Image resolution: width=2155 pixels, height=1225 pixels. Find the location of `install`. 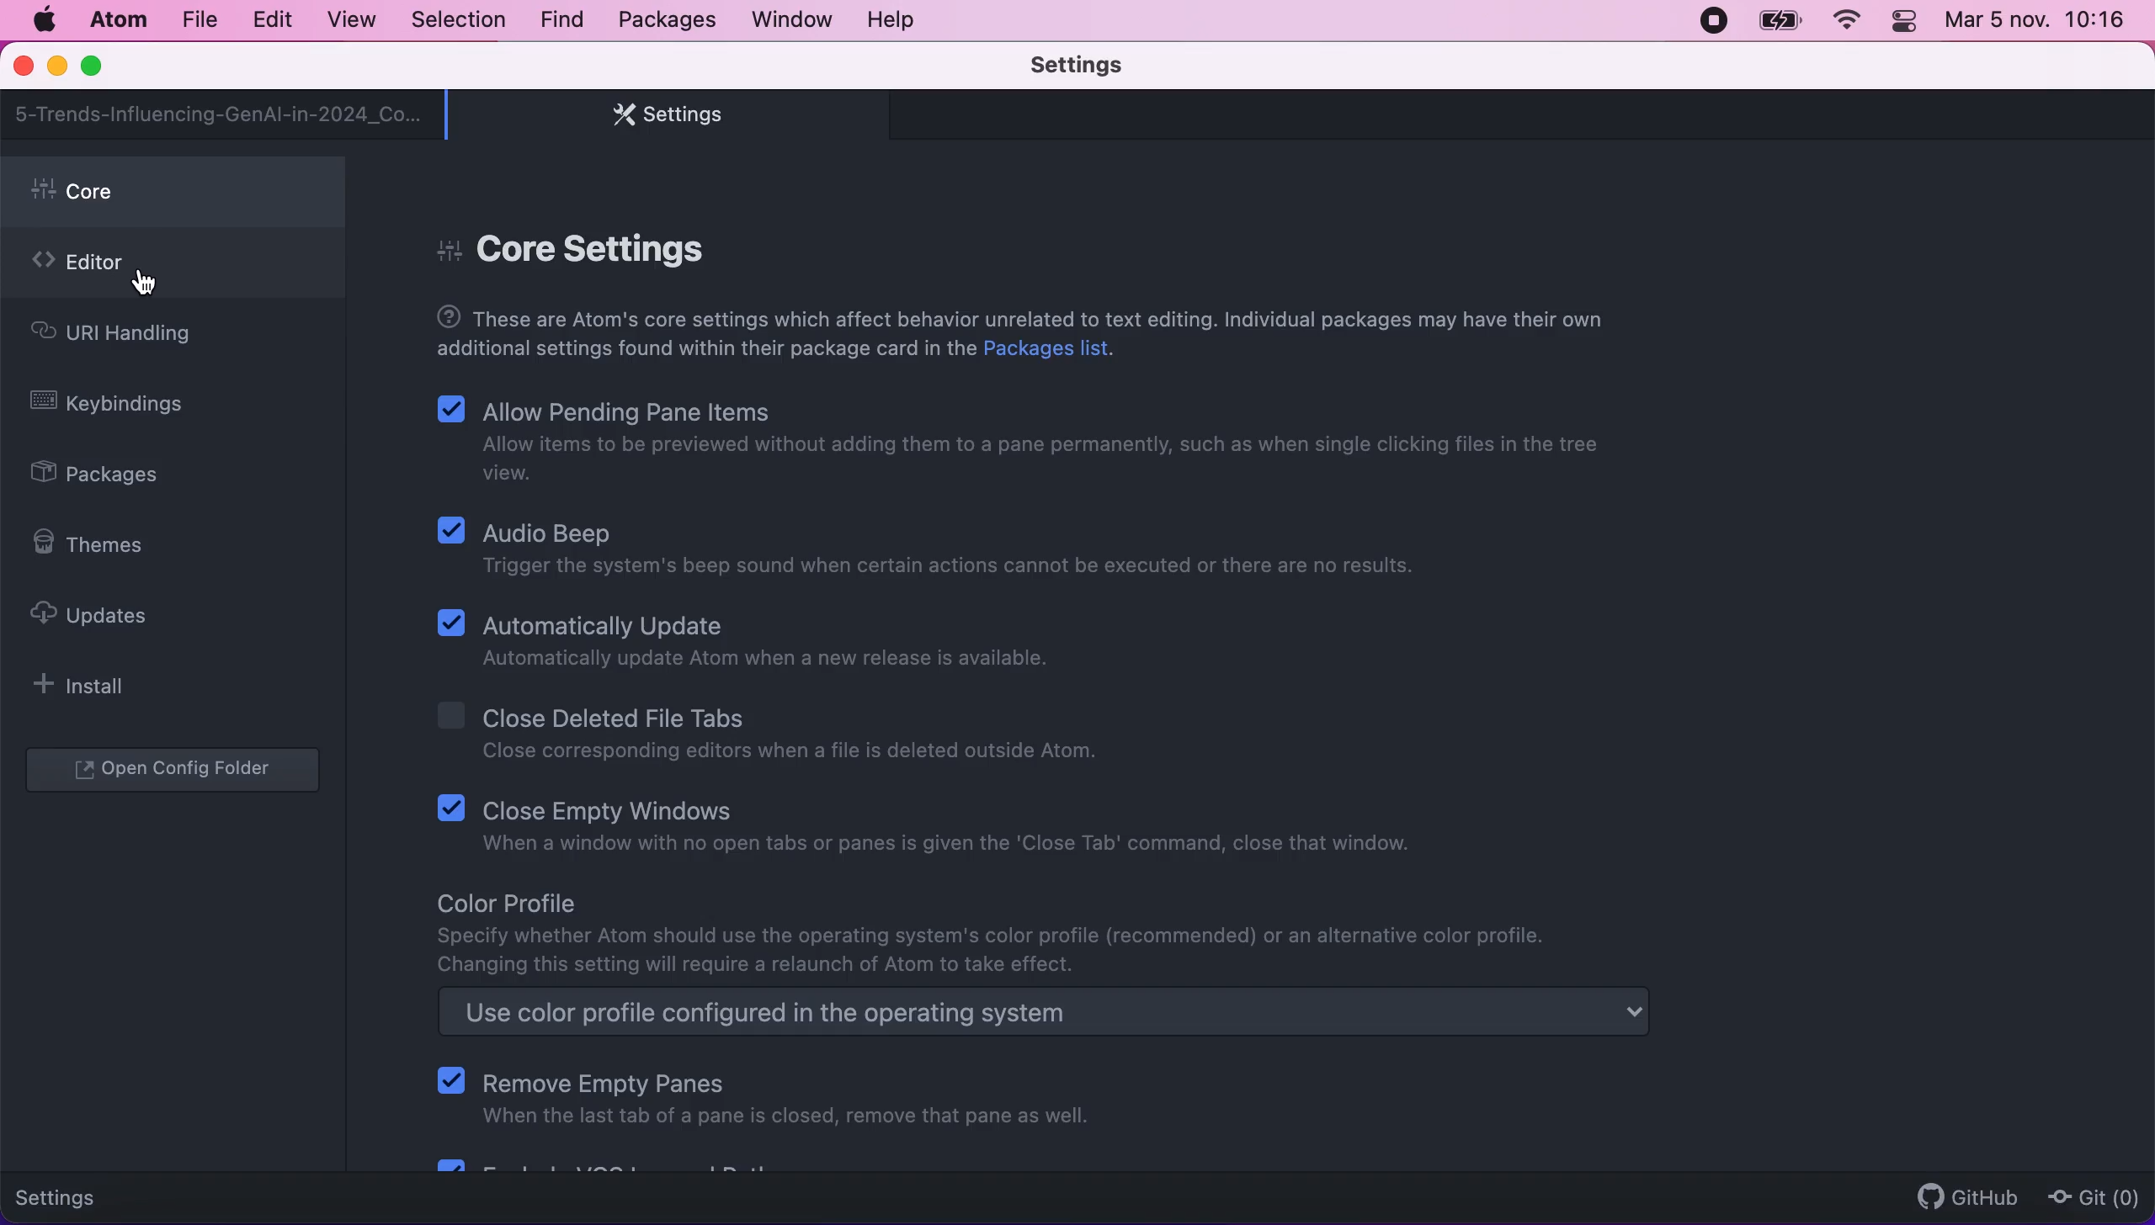

install is located at coordinates (89, 685).